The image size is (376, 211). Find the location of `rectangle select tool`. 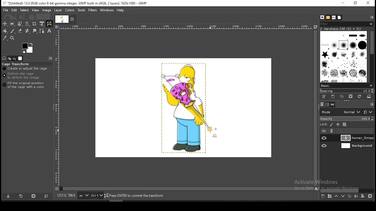

rectangle select tool is located at coordinates (12, 24).